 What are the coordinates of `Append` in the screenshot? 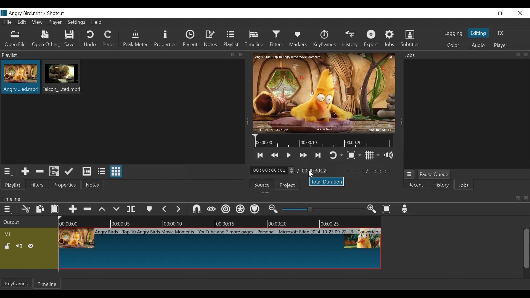 It's located at (73, 210).